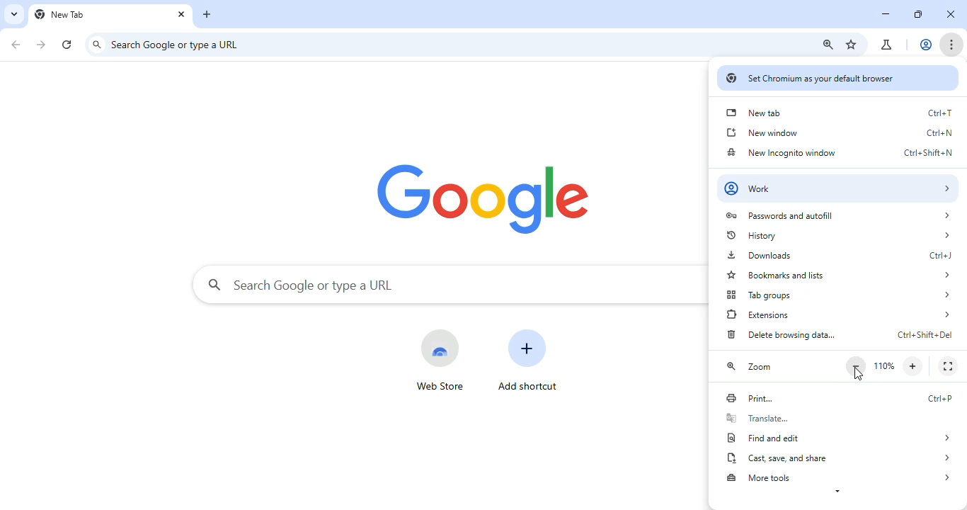  Describe the element at coordinates (837, 494) in the screenshot. I see `expand` at that location.